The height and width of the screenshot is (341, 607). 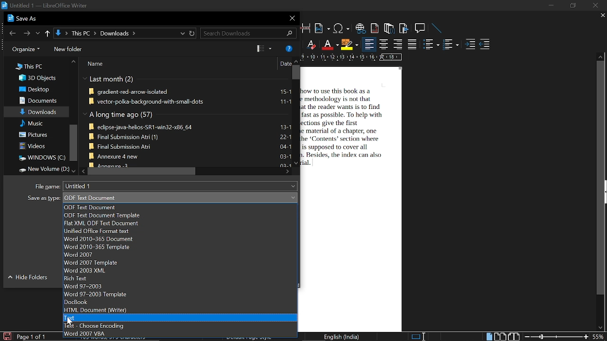 What do you see at coordinates (600, 56) in the screenshot?
I see `move up` at bounding box center [600, 56].